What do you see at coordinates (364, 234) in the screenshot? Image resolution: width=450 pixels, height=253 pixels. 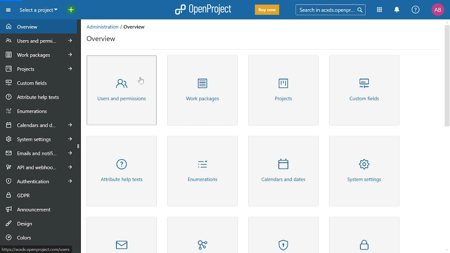 I see `GDPR` at bounding box center [364, 234].